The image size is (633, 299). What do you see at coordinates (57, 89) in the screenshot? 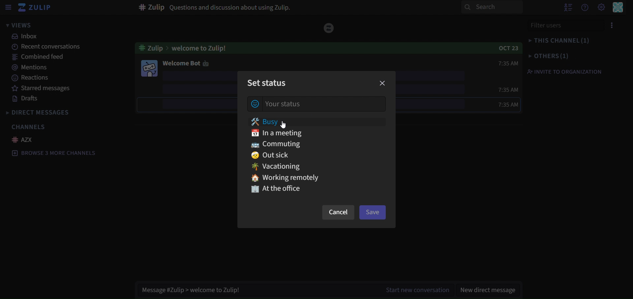
I see `starred messages` at bounding box center [57, 89].